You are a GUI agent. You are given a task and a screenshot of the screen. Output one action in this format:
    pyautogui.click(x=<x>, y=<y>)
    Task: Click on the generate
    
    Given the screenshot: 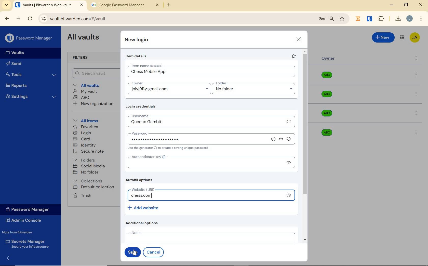 What is the action you would take?
    pyautogui.click(x=290, y=140)
    